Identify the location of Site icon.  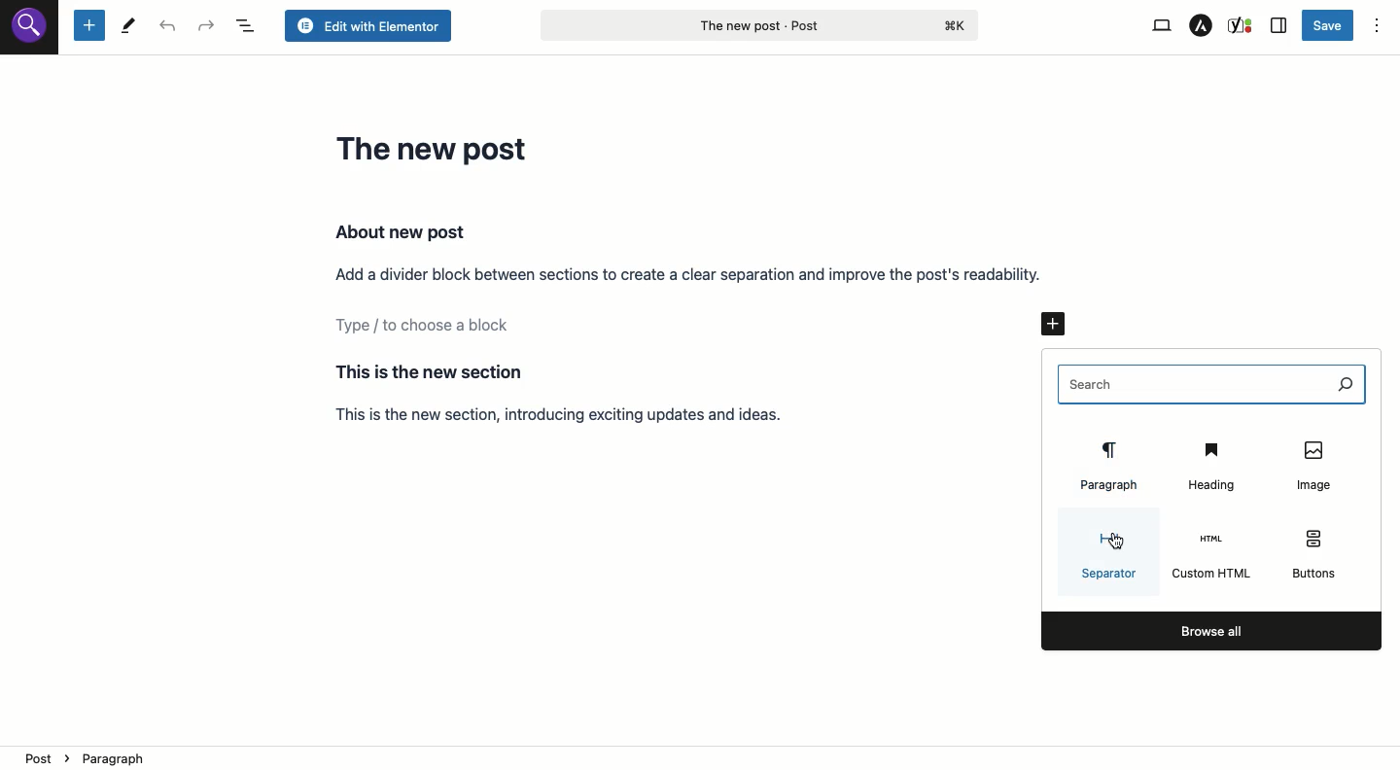
(30, 28).